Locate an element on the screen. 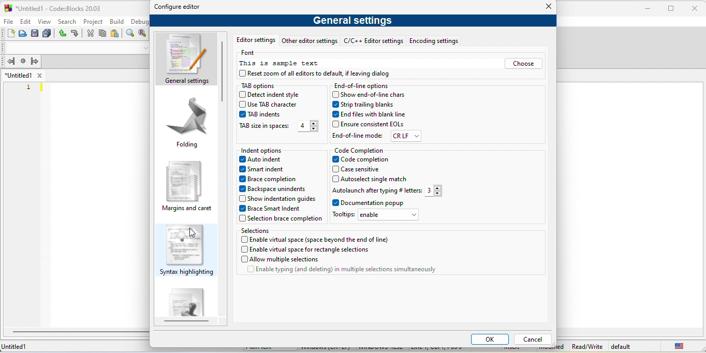  replace is located at coordinates (142, 33).